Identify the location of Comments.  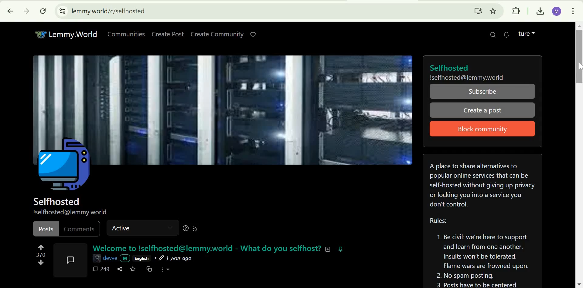
(79, 229).